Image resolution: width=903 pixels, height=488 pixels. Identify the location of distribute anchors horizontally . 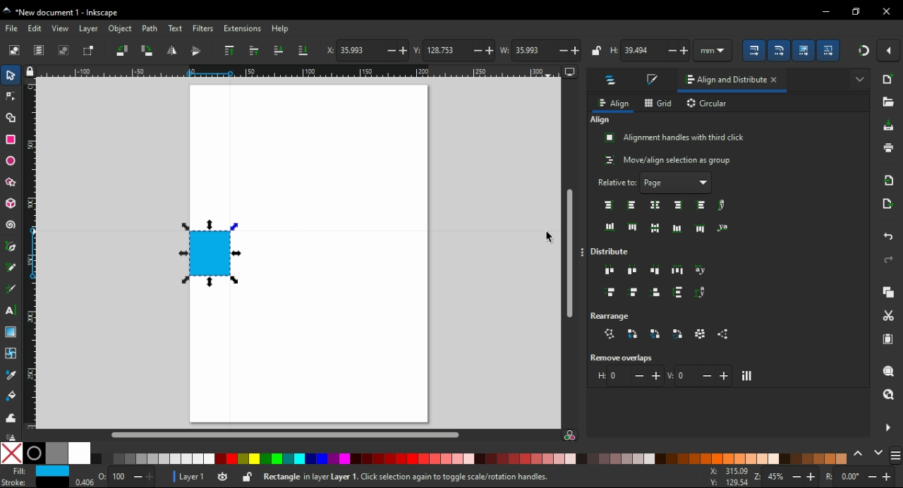
(702, 270).